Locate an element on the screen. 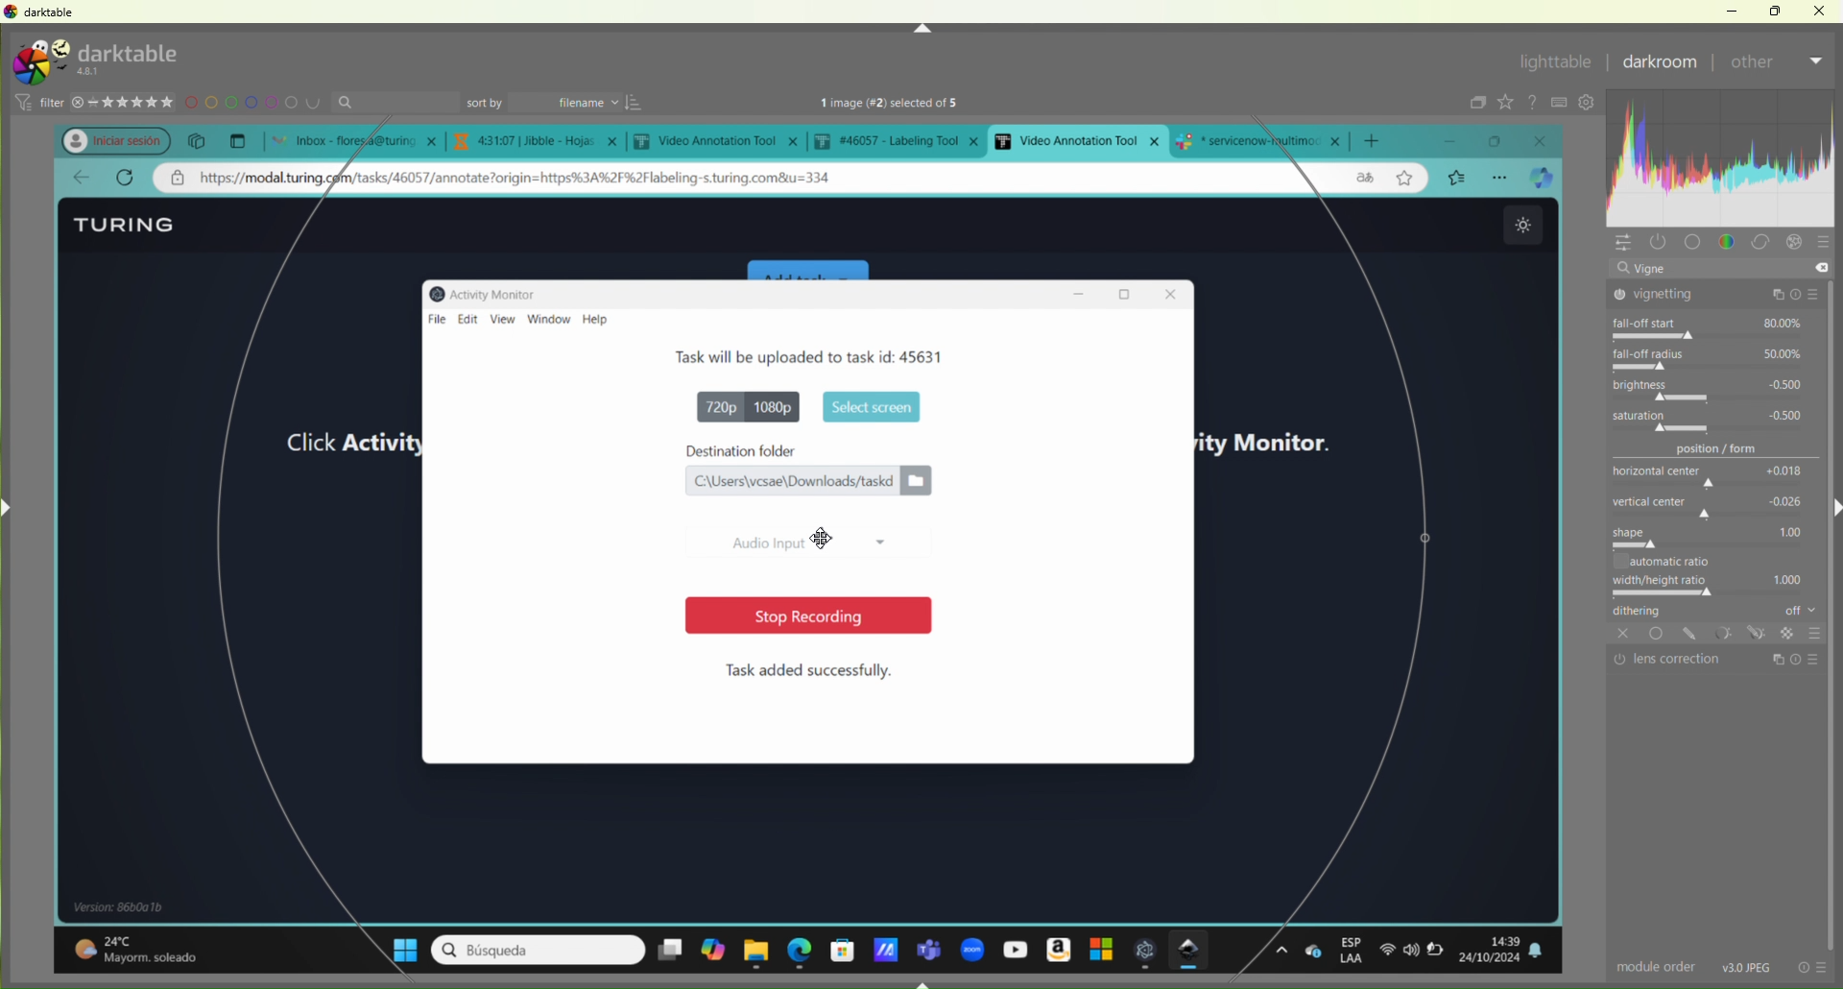  amazon is located at coordinates (1056, 948).